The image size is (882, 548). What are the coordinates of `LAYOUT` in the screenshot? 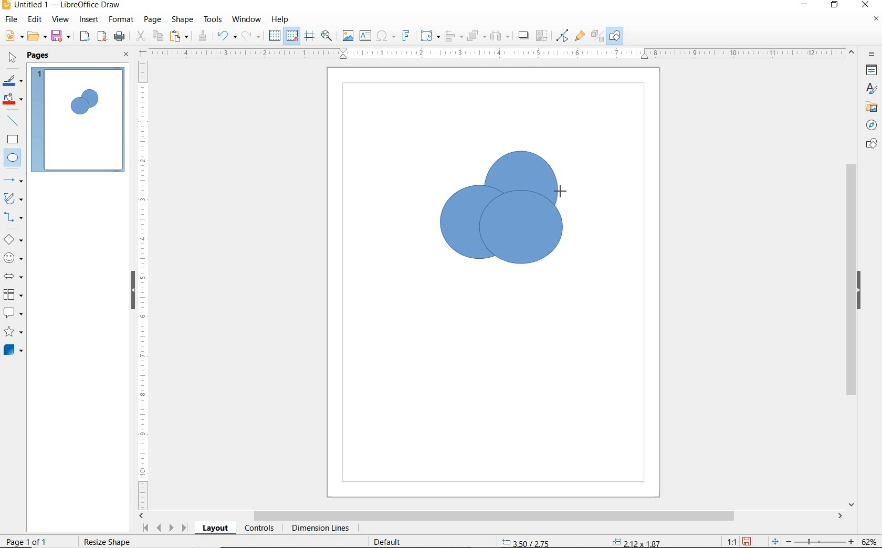 It's located at (215, 530).